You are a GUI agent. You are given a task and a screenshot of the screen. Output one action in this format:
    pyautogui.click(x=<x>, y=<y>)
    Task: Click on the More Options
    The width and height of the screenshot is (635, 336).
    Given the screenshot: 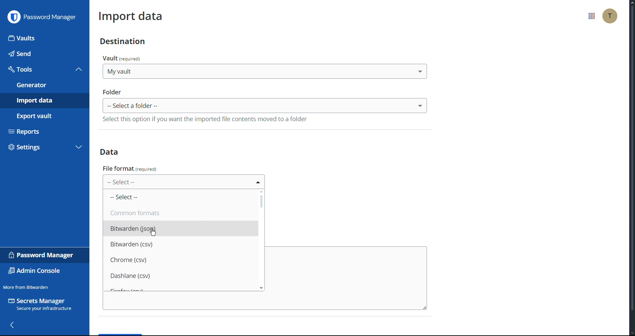 What is the action you would take?
    pyautogui.click(x=590, y=16)
    